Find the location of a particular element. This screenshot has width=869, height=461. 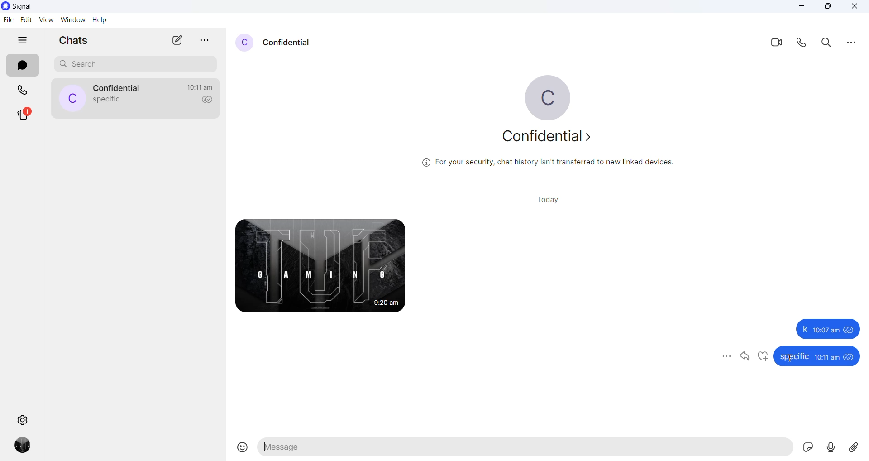

last message is located at coordinates (108, 101).